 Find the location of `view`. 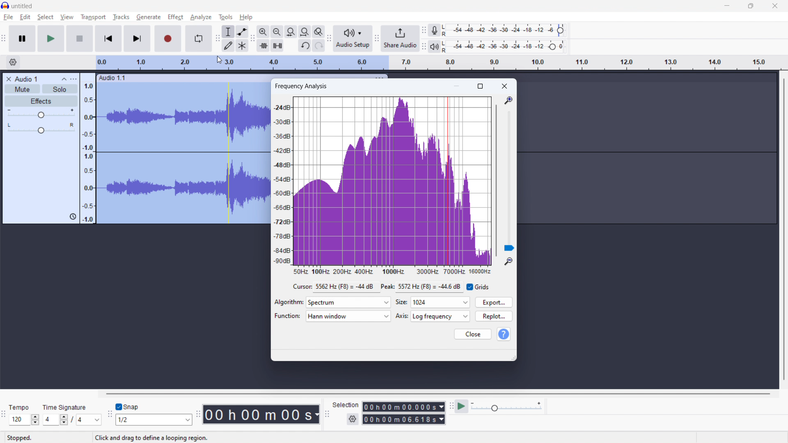

view is located at coordinates (67, 17).